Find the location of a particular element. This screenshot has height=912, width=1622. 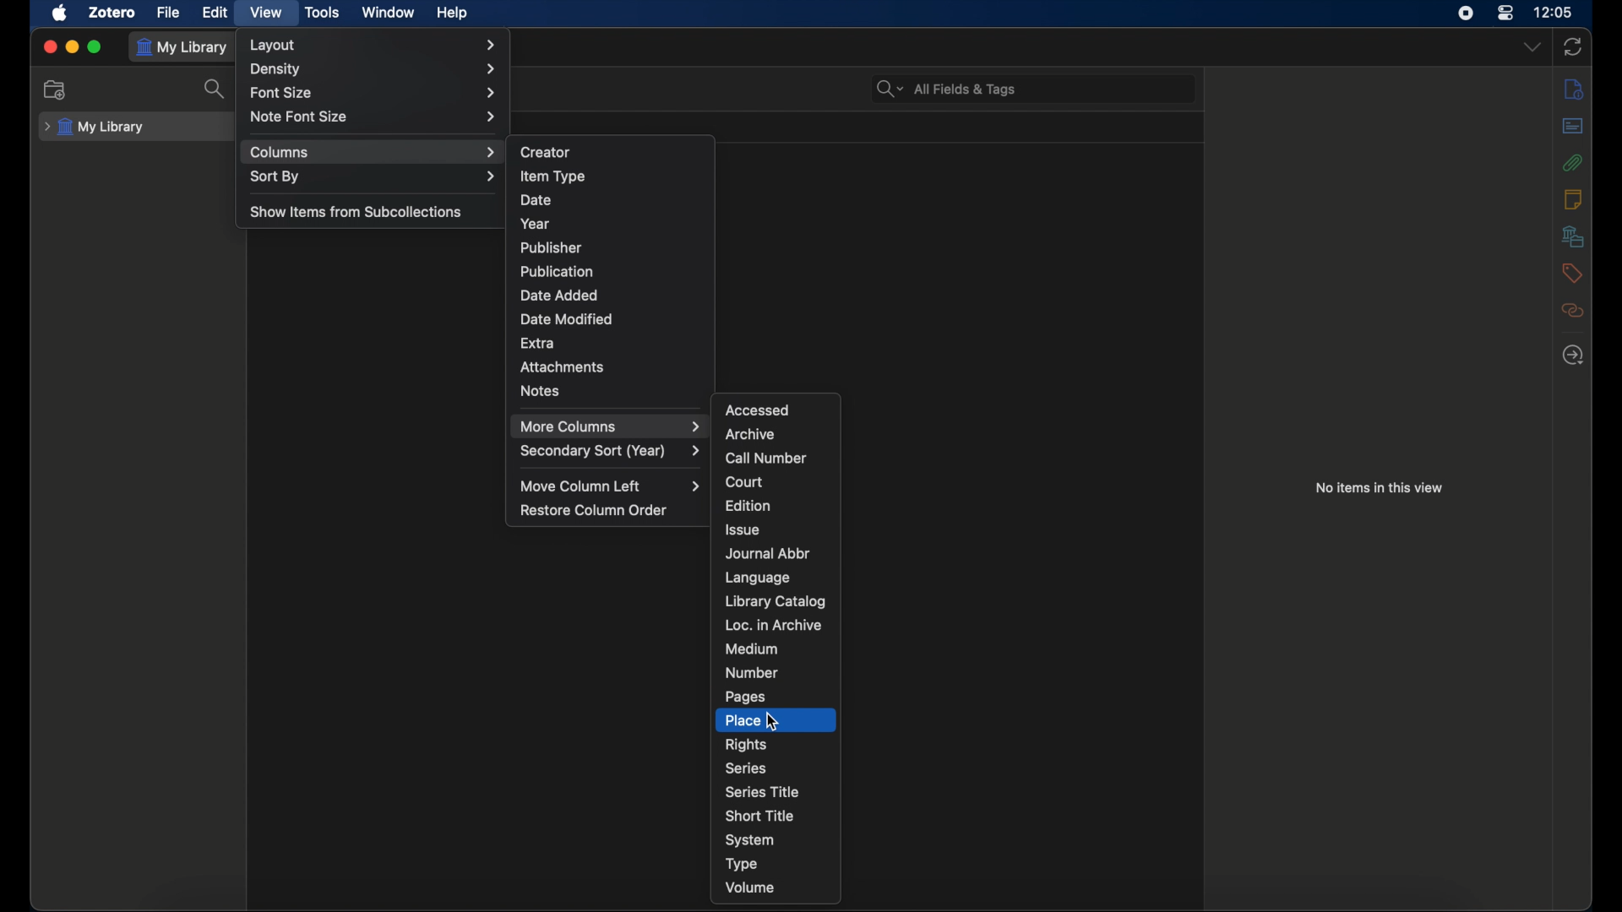

accessed is located at coordinates (759, 410).